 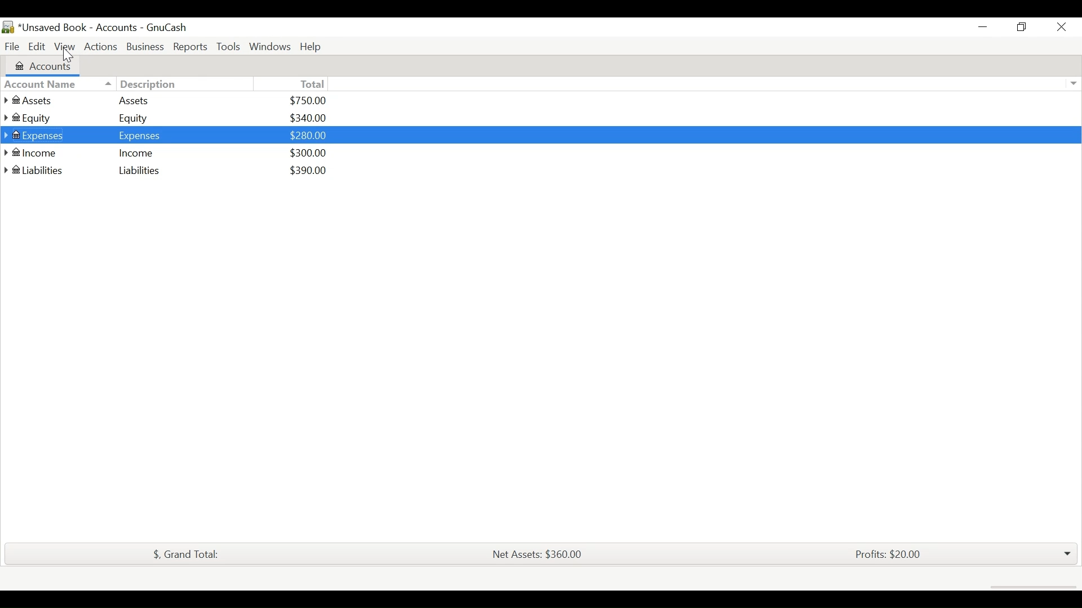 I want to click on $390.00, so click(x=310, y=171).